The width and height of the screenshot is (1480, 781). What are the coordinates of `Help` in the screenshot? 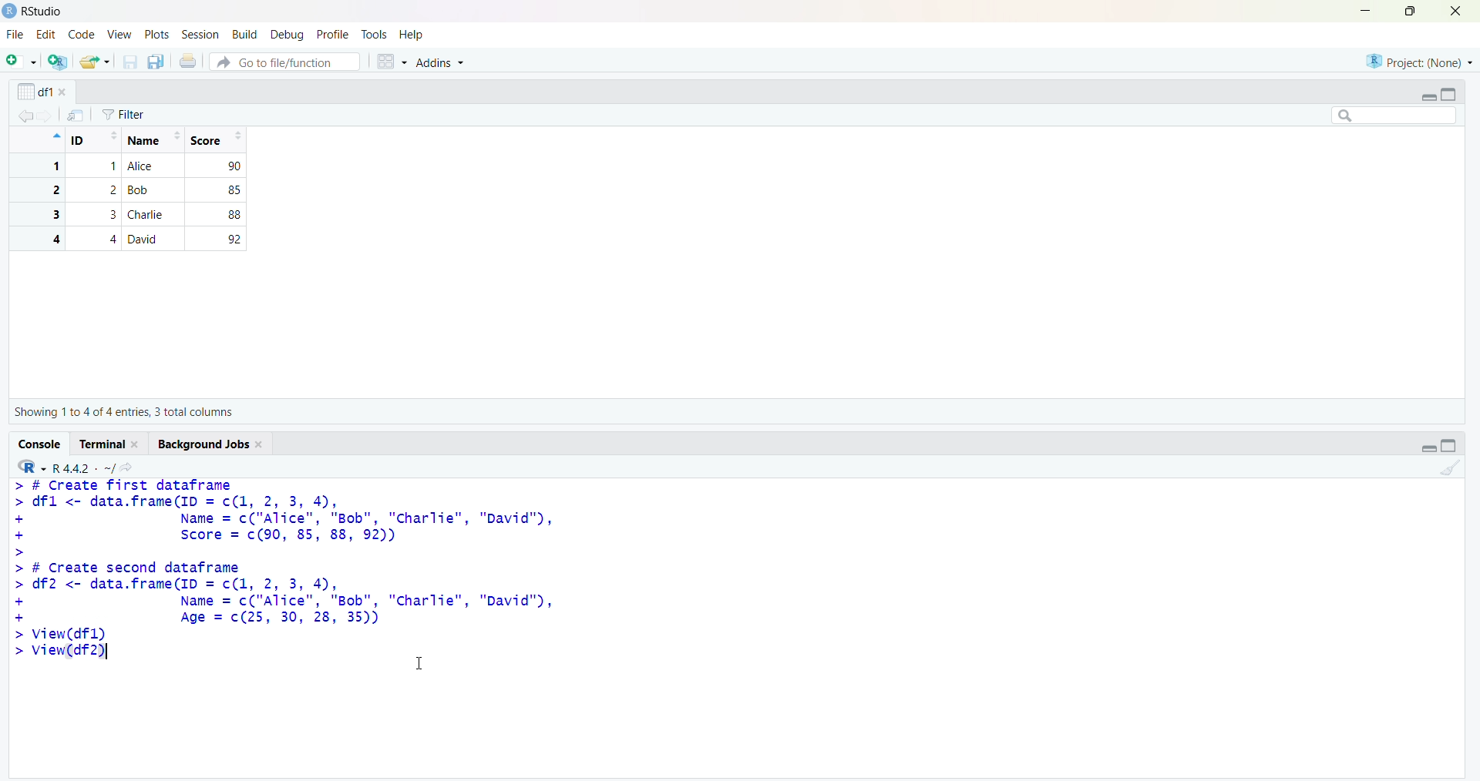 It's located at (411, 34).